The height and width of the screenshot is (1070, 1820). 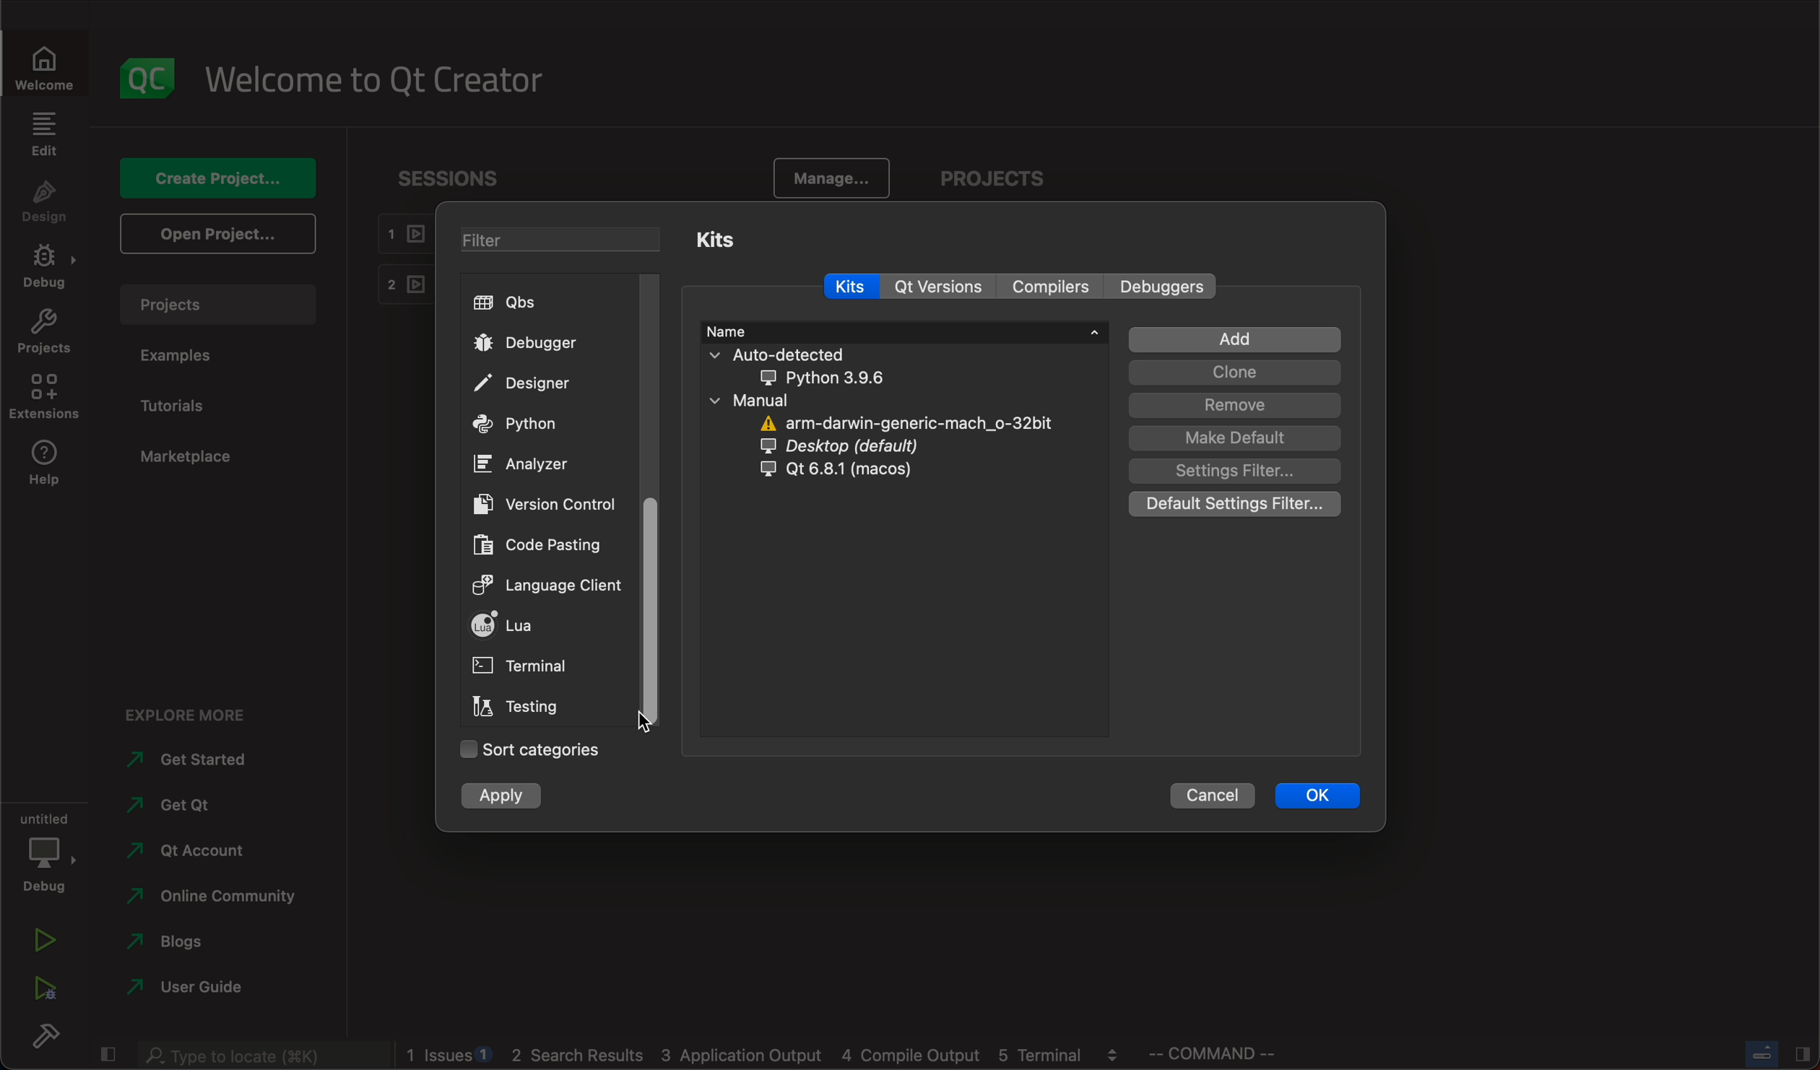 What do you see at coordinates (745, 241) in the screenshot?
I see `kits` at bounding box center [745, 241].